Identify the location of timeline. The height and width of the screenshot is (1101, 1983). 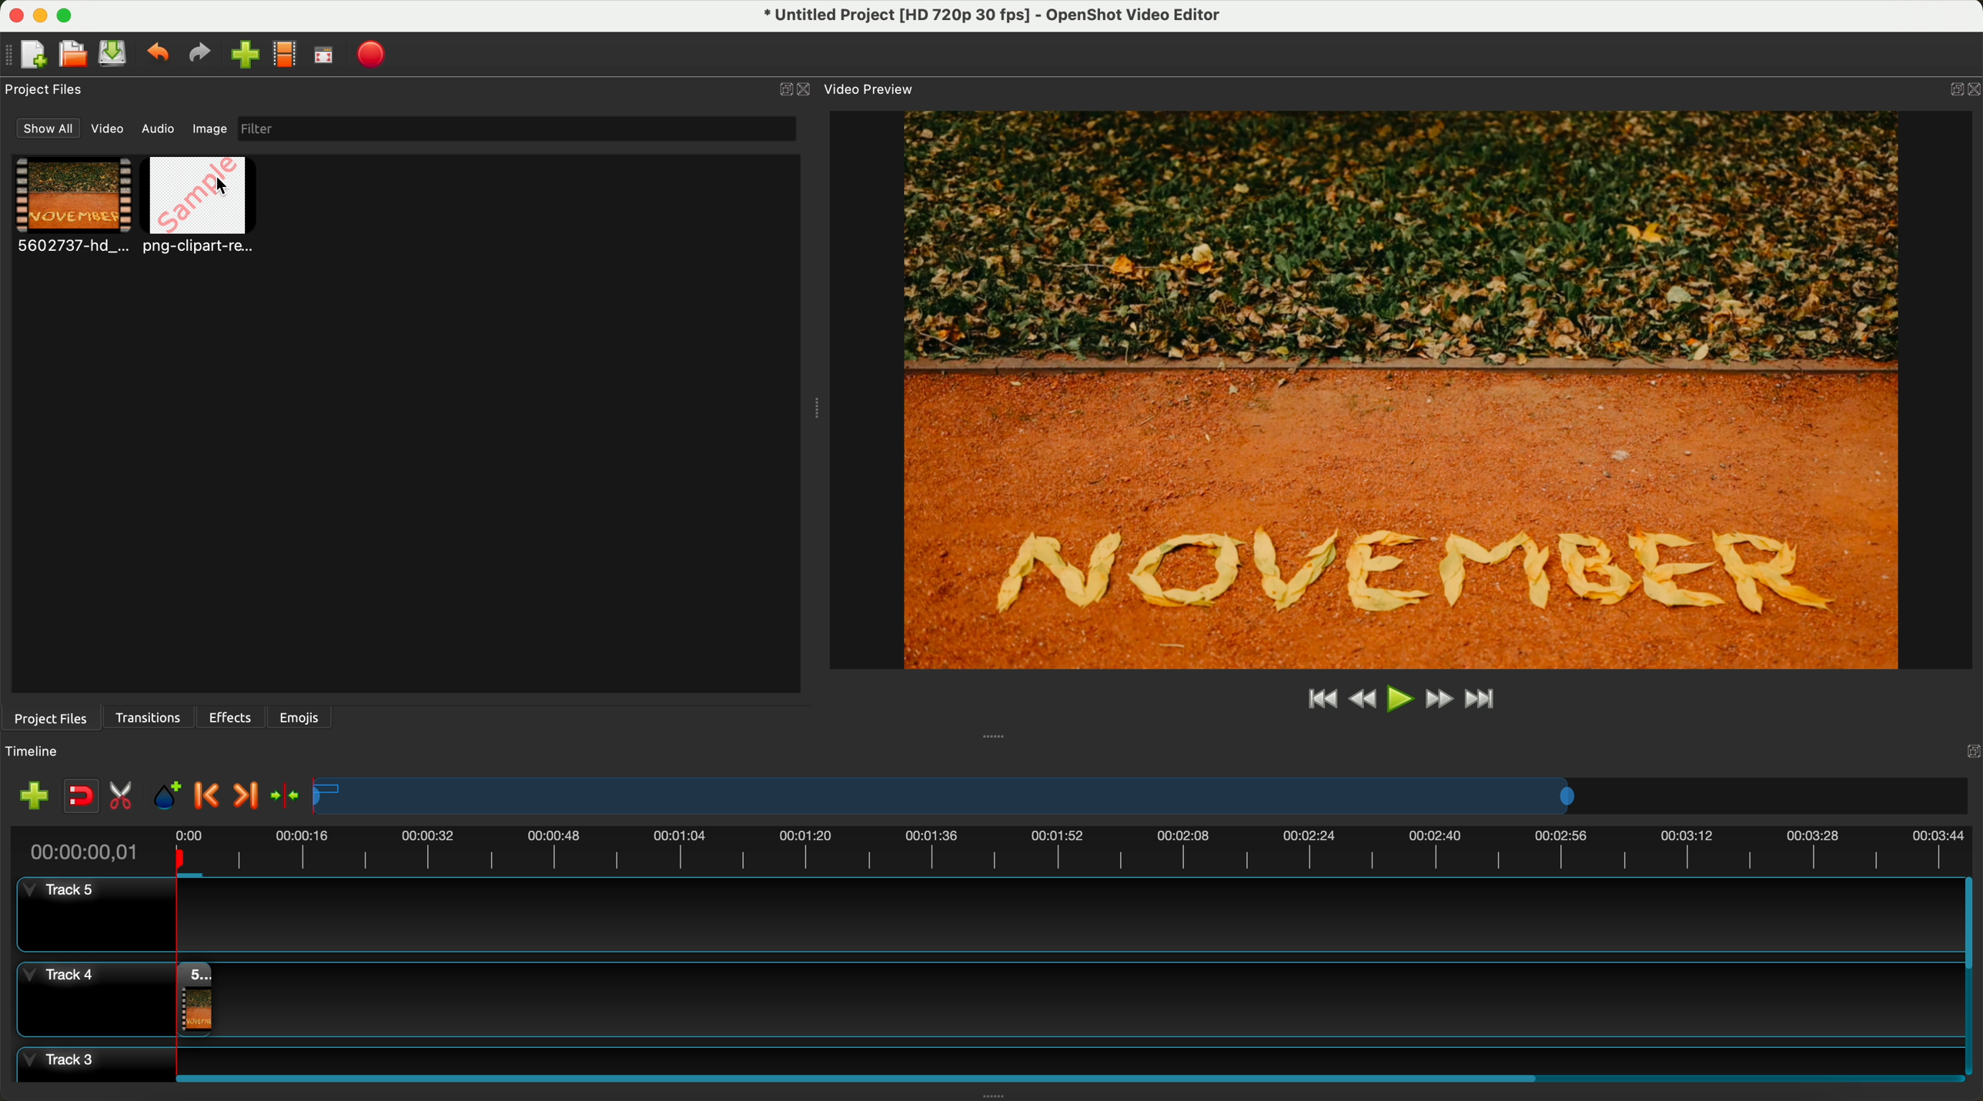
(990, 849).